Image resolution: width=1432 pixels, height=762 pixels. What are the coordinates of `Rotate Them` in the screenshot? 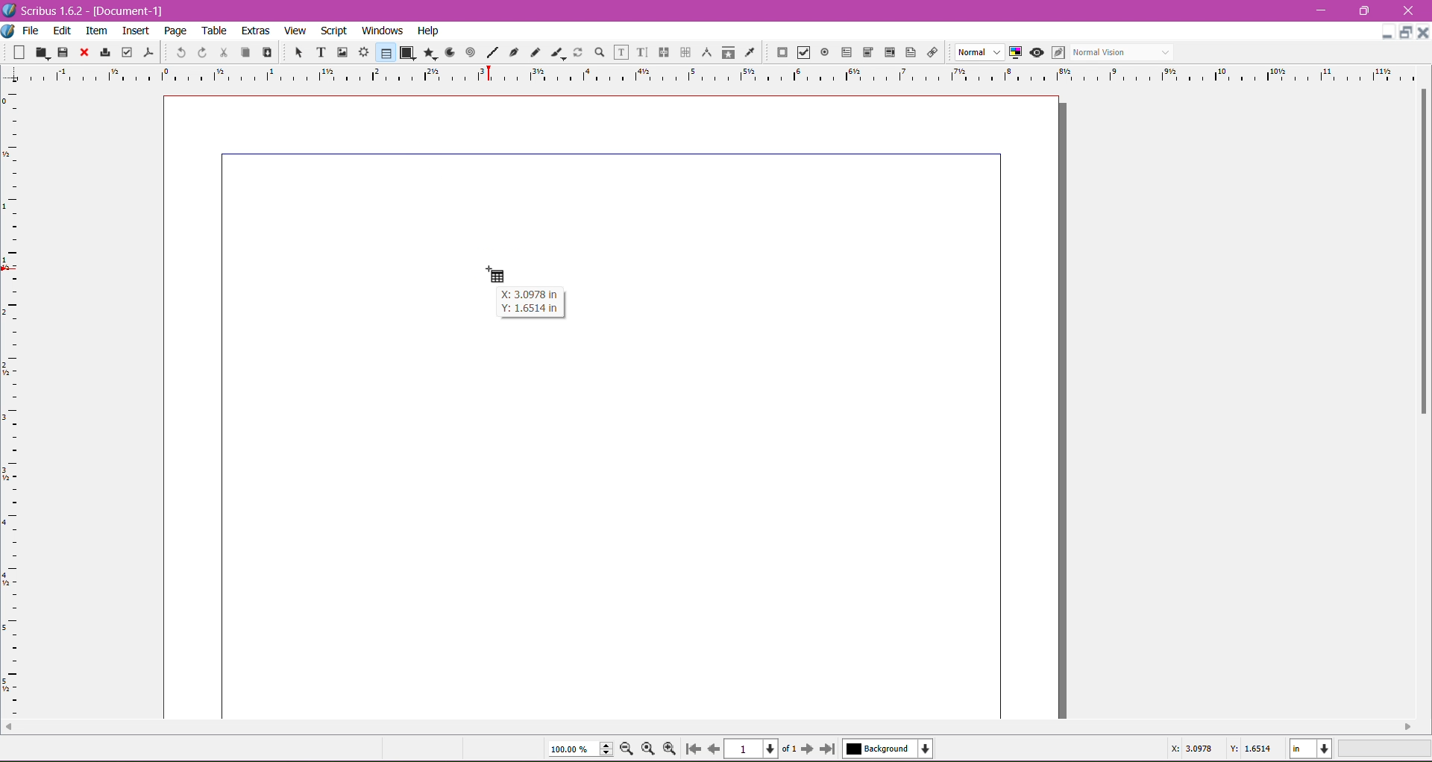 It's located at (577, 51).